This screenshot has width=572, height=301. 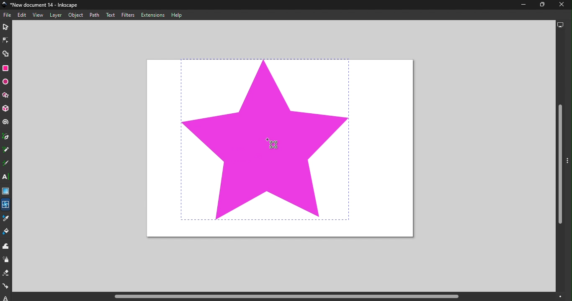 What do you see at coordinates (23, 15) in the screenshot?
I see `Edit` at bounding box center [23, 15].